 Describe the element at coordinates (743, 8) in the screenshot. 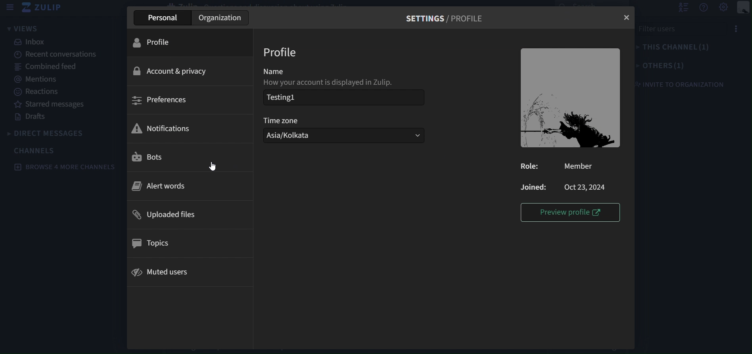

I see `main menu` at that location.